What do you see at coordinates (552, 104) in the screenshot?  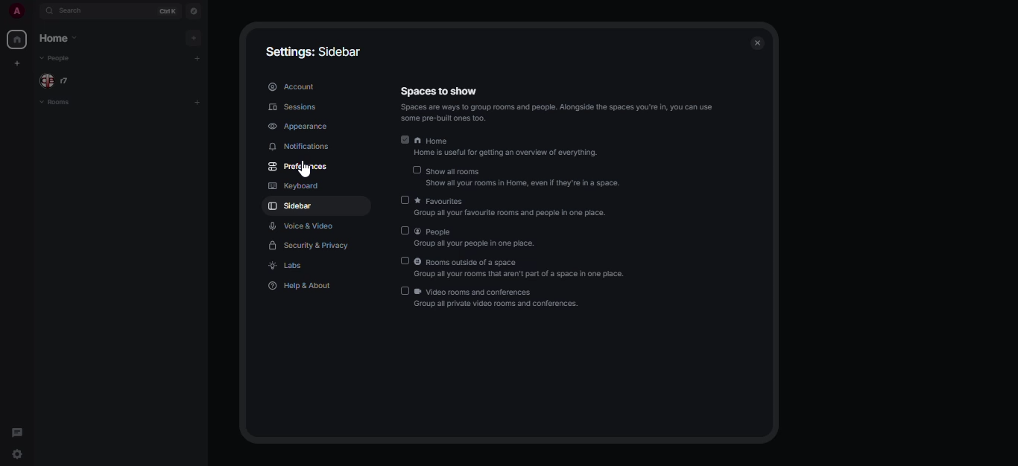 I see `‘Spaces to show
‘Spaces are ways 1o group rooms and peop.
nr Alongside the spaces you're n, you can use:` at bounding box center [552, 104].